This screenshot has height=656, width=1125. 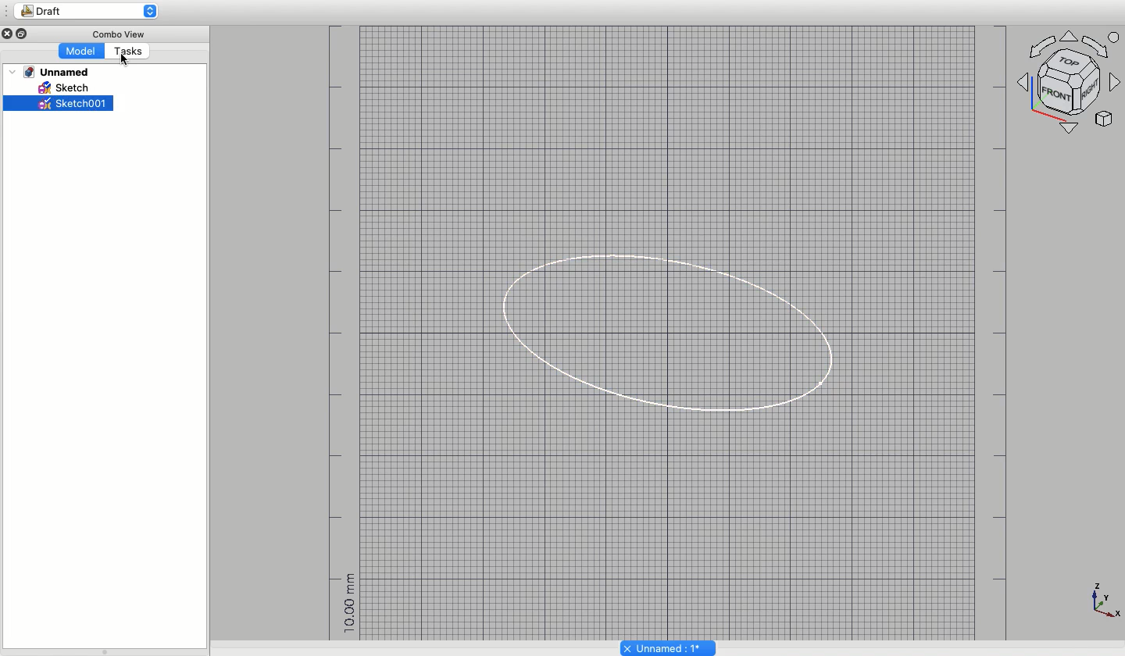 I want to click on Oval, so click(x=662, y=329).